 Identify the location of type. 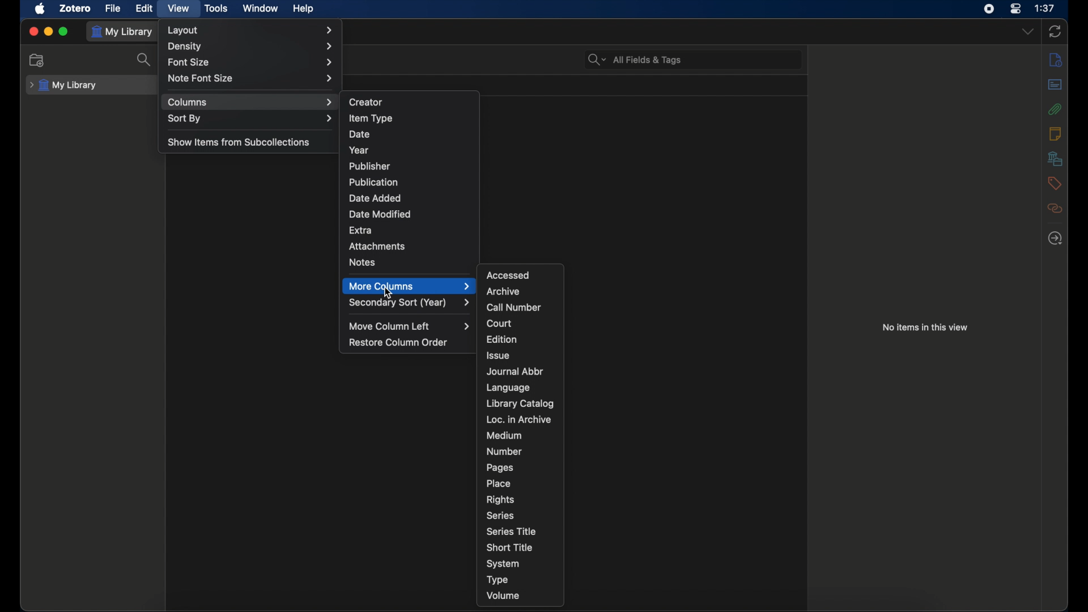
(498, 580).